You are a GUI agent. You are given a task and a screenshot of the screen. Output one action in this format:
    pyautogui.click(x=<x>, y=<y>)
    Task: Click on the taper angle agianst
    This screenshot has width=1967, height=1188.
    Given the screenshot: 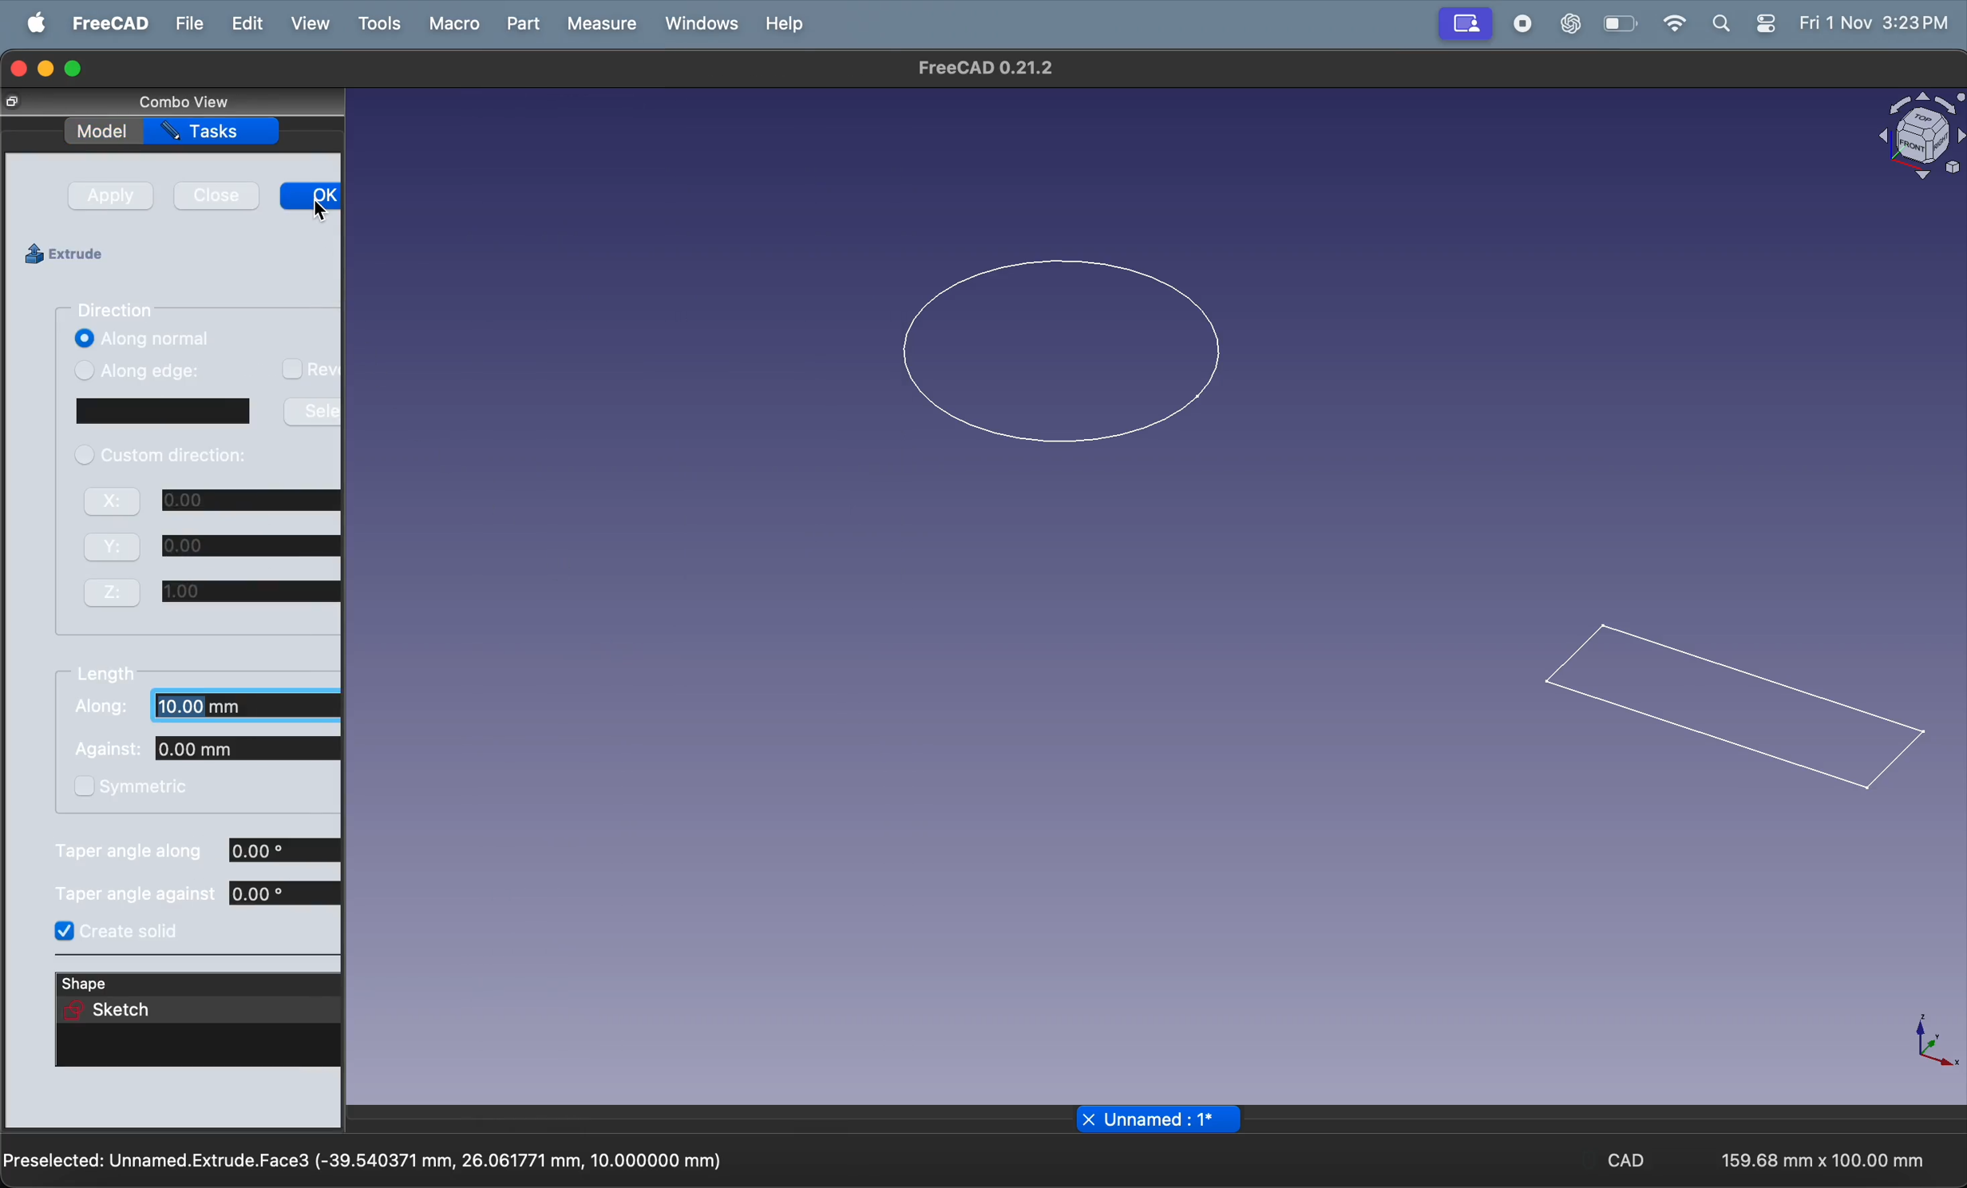 What is the action you would take?
    pyautogui.click(x=127, y=895)
    